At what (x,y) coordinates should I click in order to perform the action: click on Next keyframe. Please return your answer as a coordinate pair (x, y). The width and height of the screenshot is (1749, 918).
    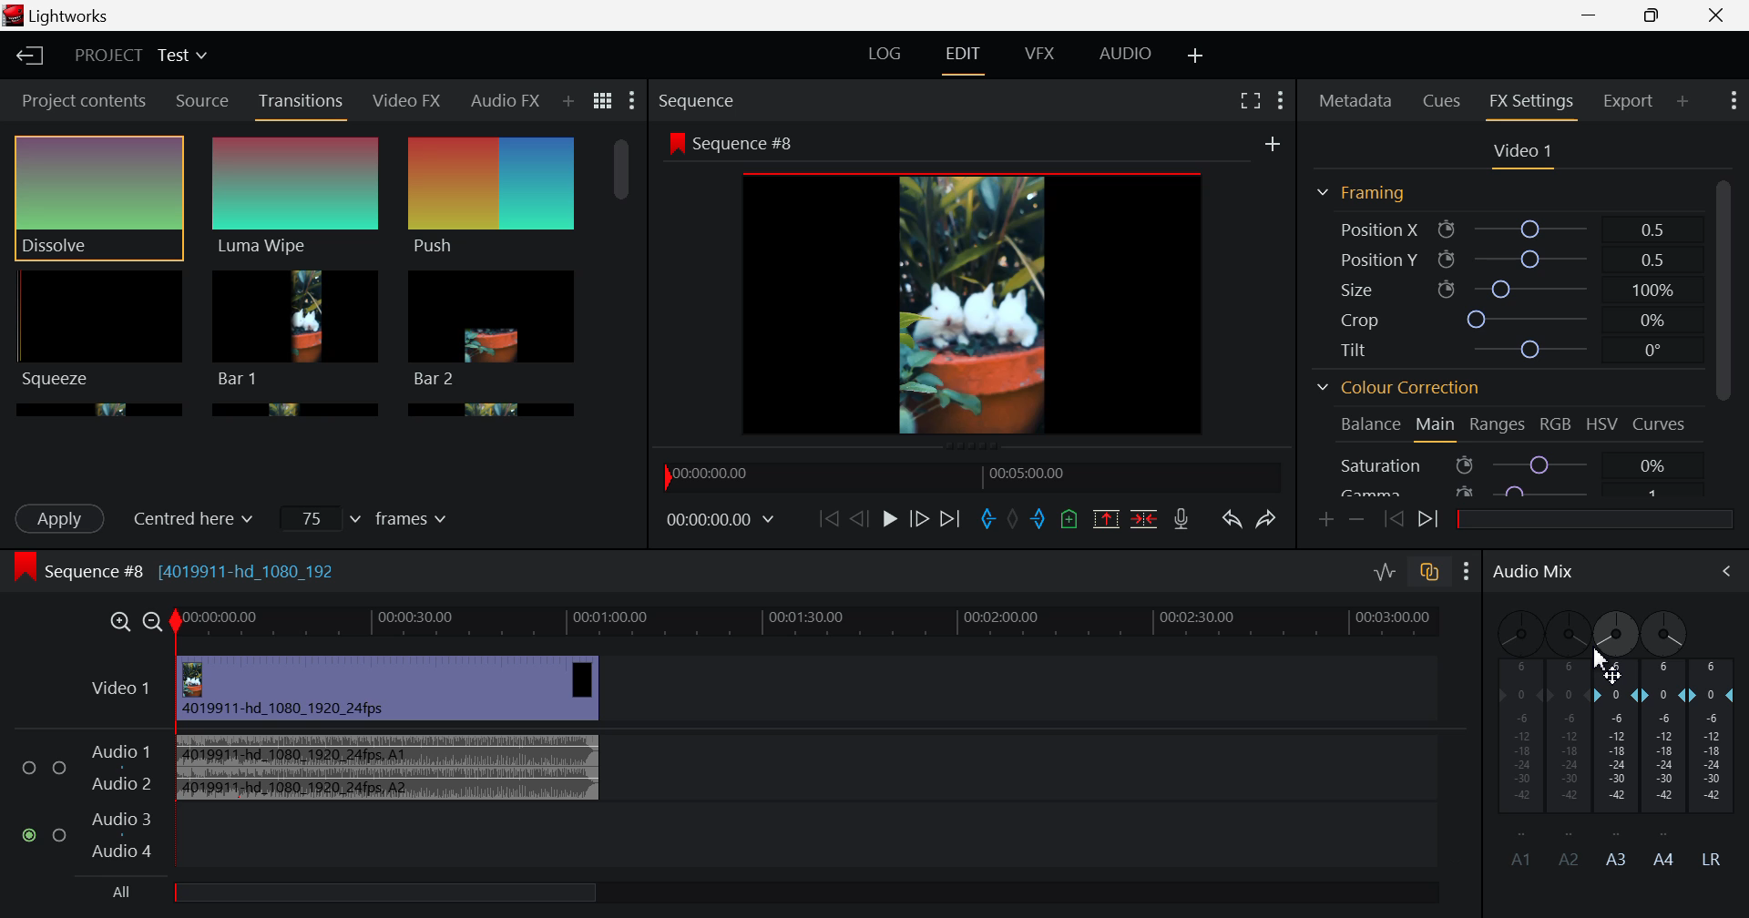
    Looking at the image, I should click on (1428, 521).